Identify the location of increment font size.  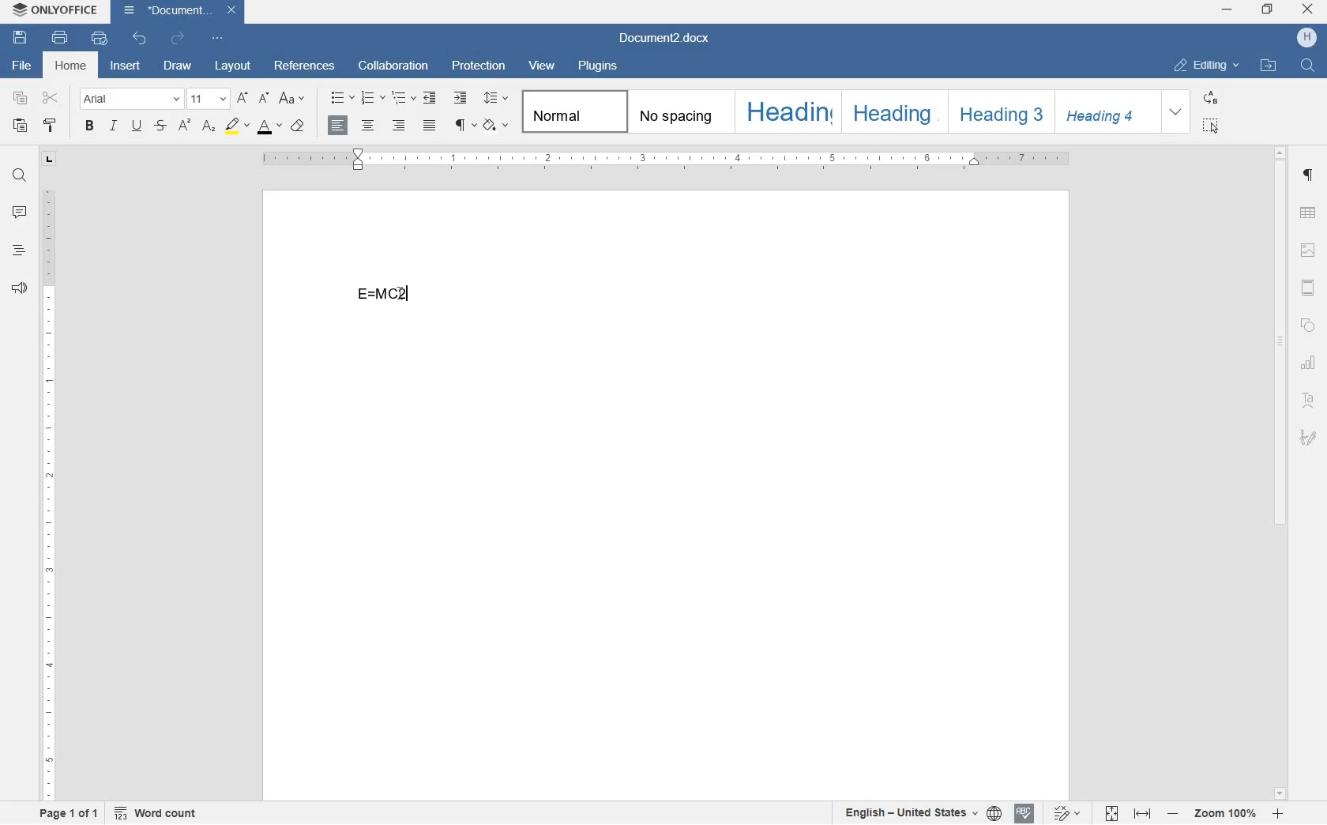
(242, 99).